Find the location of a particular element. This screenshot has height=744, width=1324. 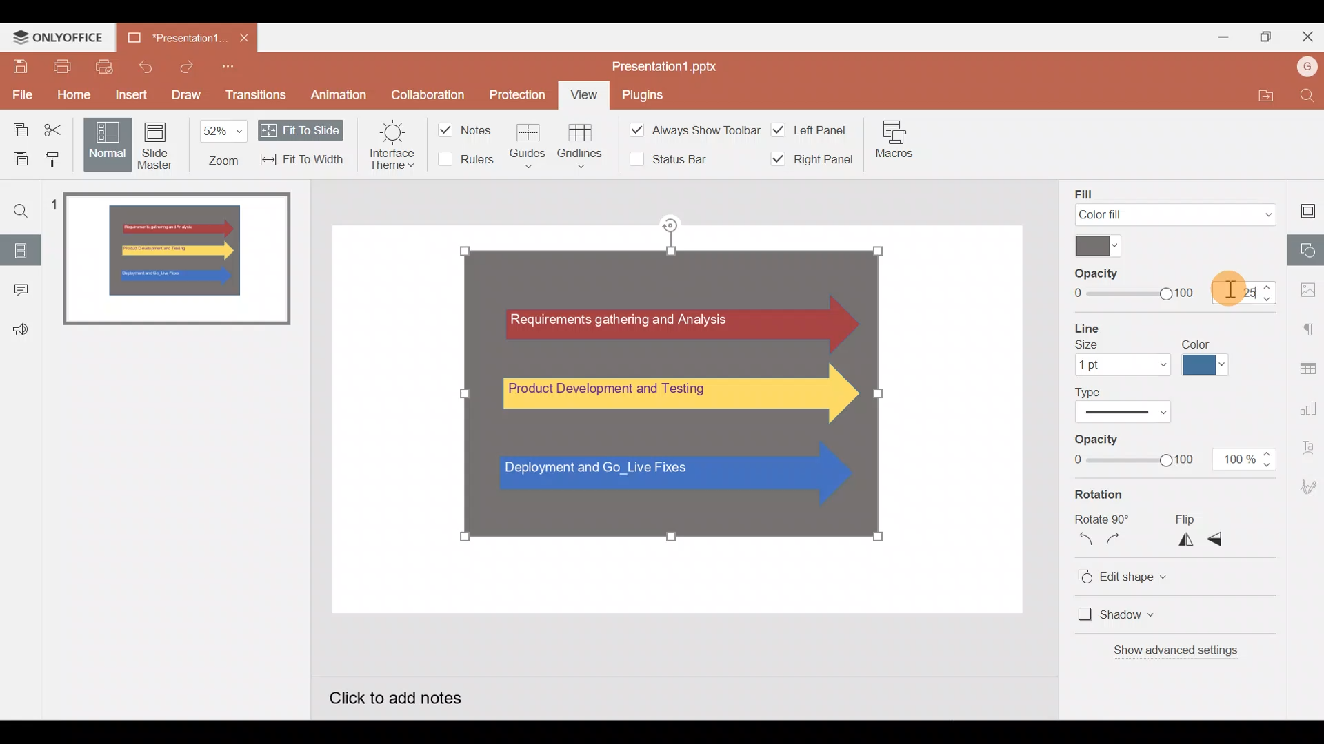

Chart settings is located at coordinates (1309, 404).